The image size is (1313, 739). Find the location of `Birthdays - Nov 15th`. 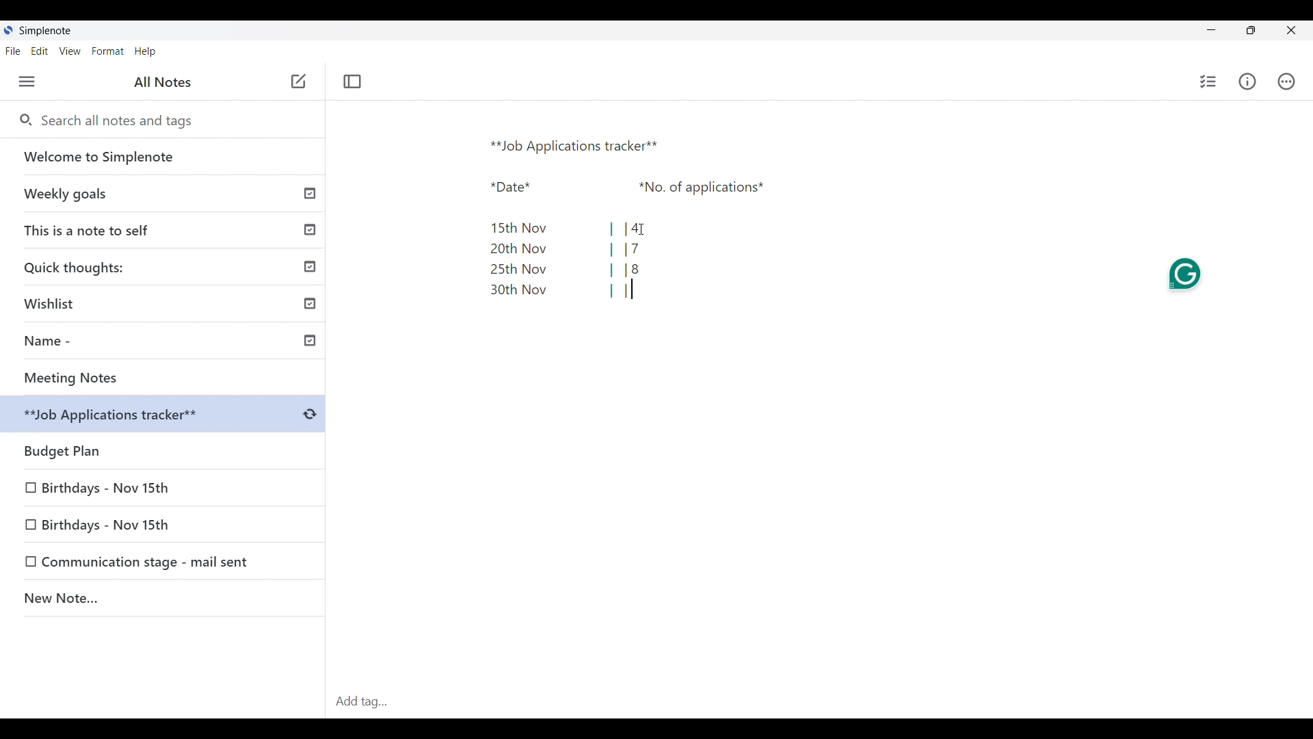

Birthdays - Nov 15th is located at coordinates (131, 523).